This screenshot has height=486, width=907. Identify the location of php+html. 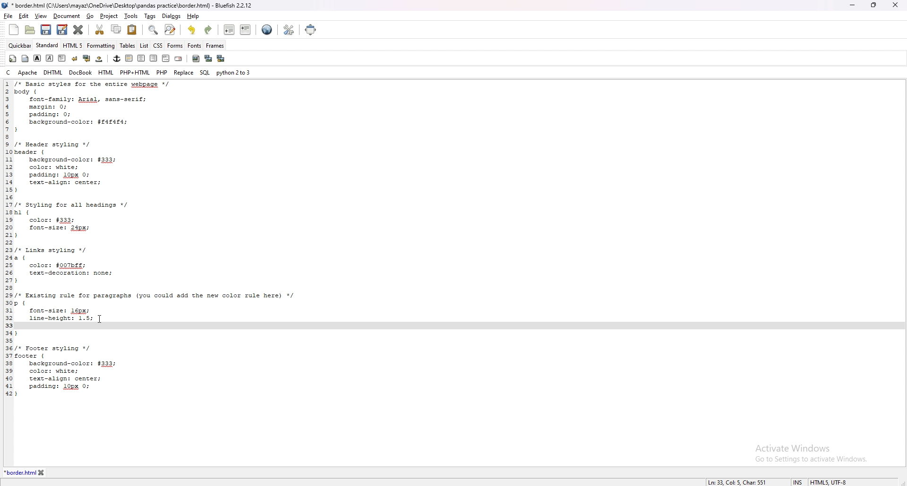
(135, 72).